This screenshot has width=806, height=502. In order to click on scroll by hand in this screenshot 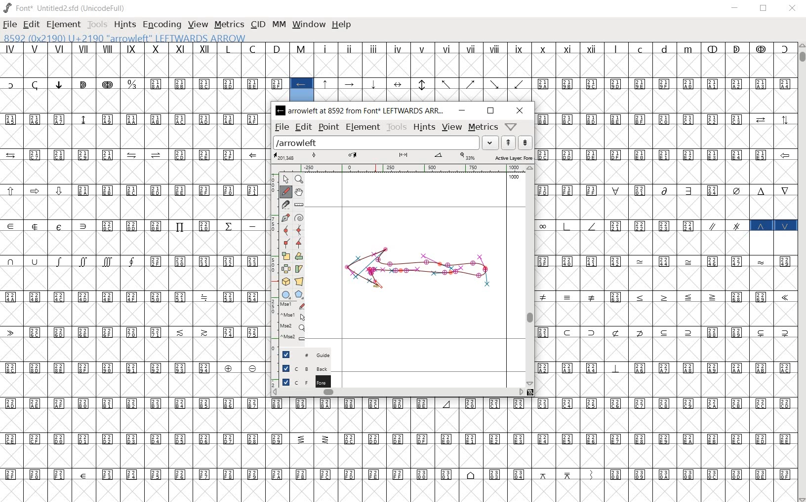, I will do `click(299, 193)`.